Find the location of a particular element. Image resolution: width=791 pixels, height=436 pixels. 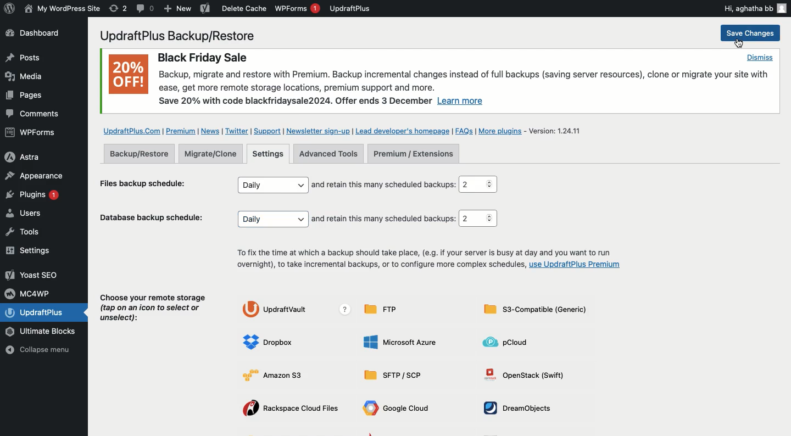

To fix the time at which a backup should take place, (e.g. if your server is busy at day and you want to run
overnight), to take incremental backups, or to configure more complex schedules, use UpdraftPlus Premium is located at coordinates (426, 260).